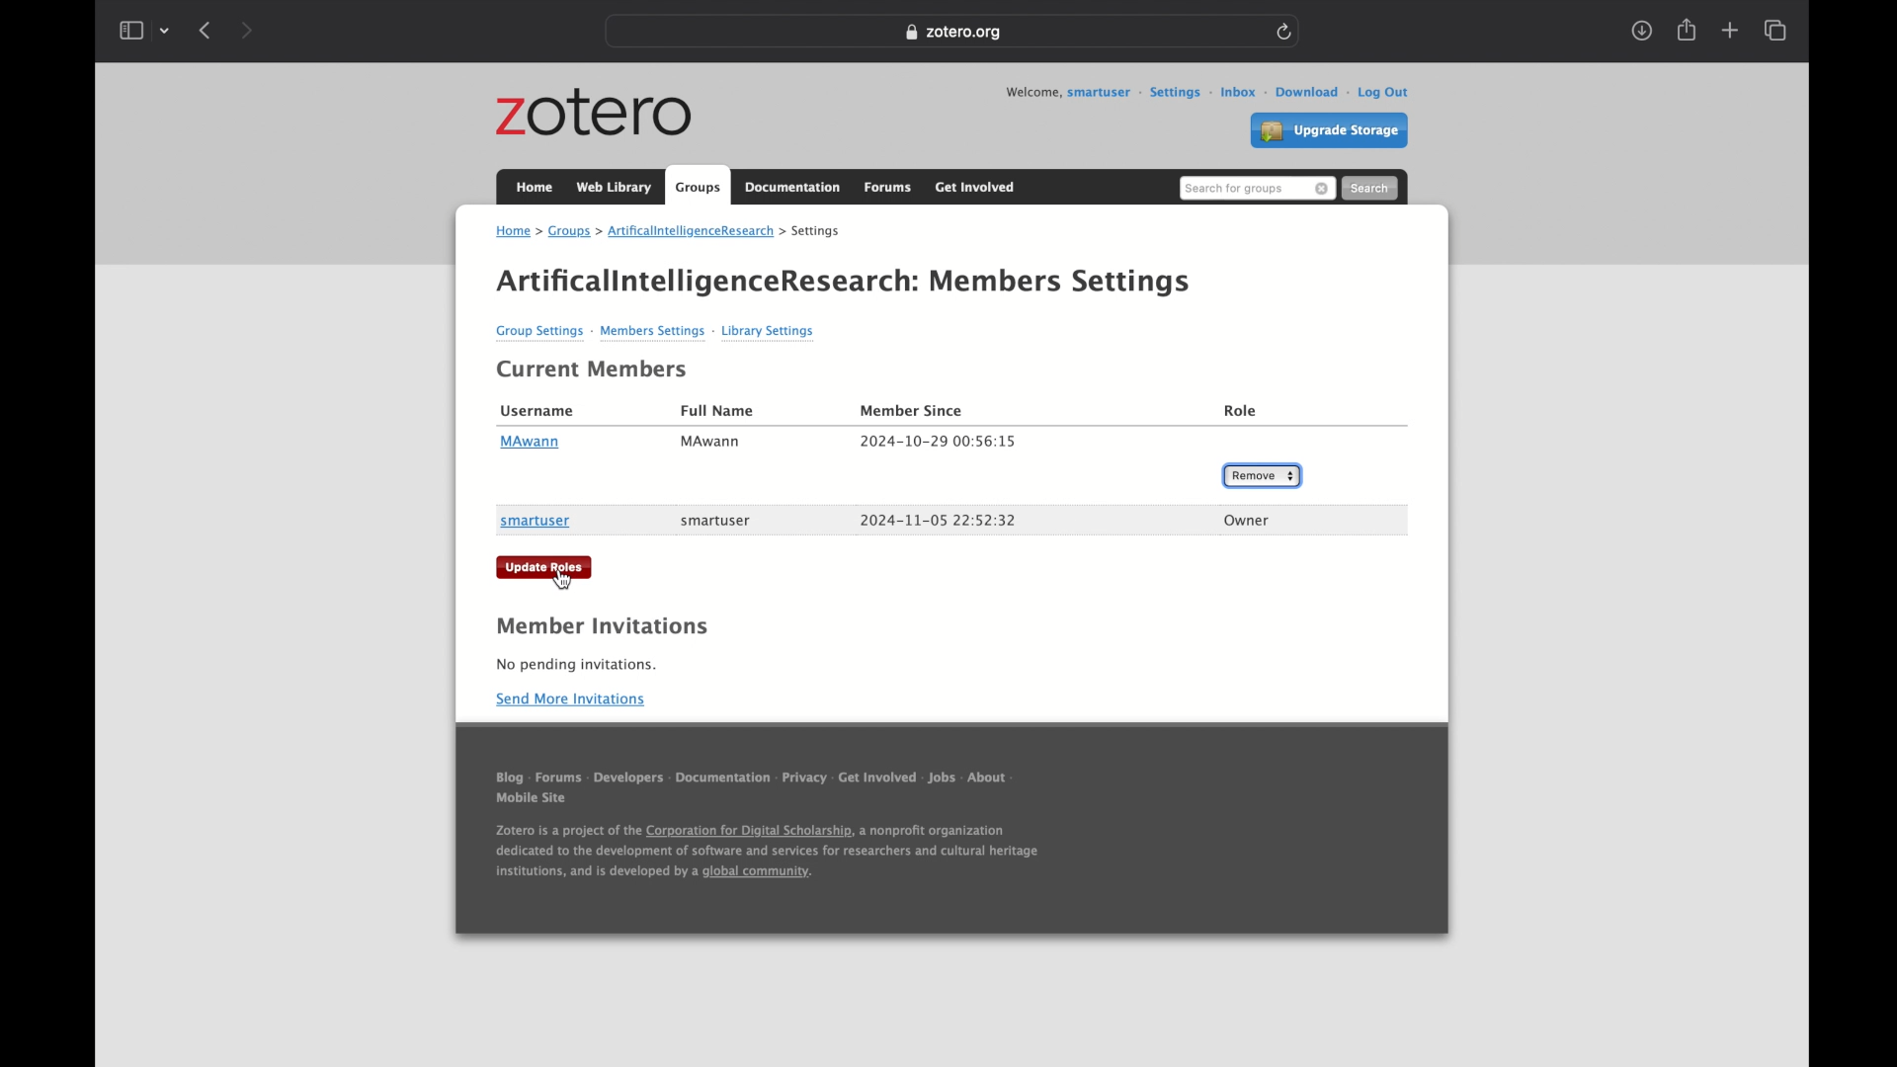 The image size is (1897, 1067). I want to click on forums, so click(889, 189).